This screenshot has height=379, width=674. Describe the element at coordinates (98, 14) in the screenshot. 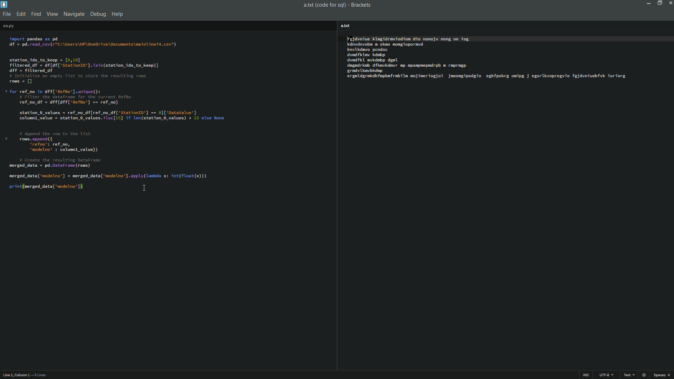

I see `debug menu` at that location.